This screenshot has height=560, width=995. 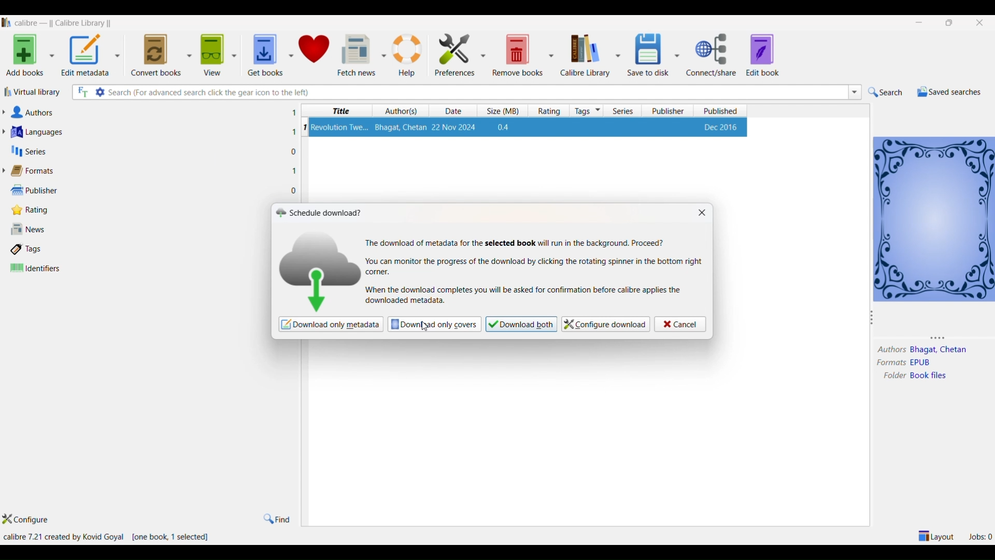 What do you see at coordinates (304, 127) in the screenshot?
I see `1` at bounding box center [304, 127].